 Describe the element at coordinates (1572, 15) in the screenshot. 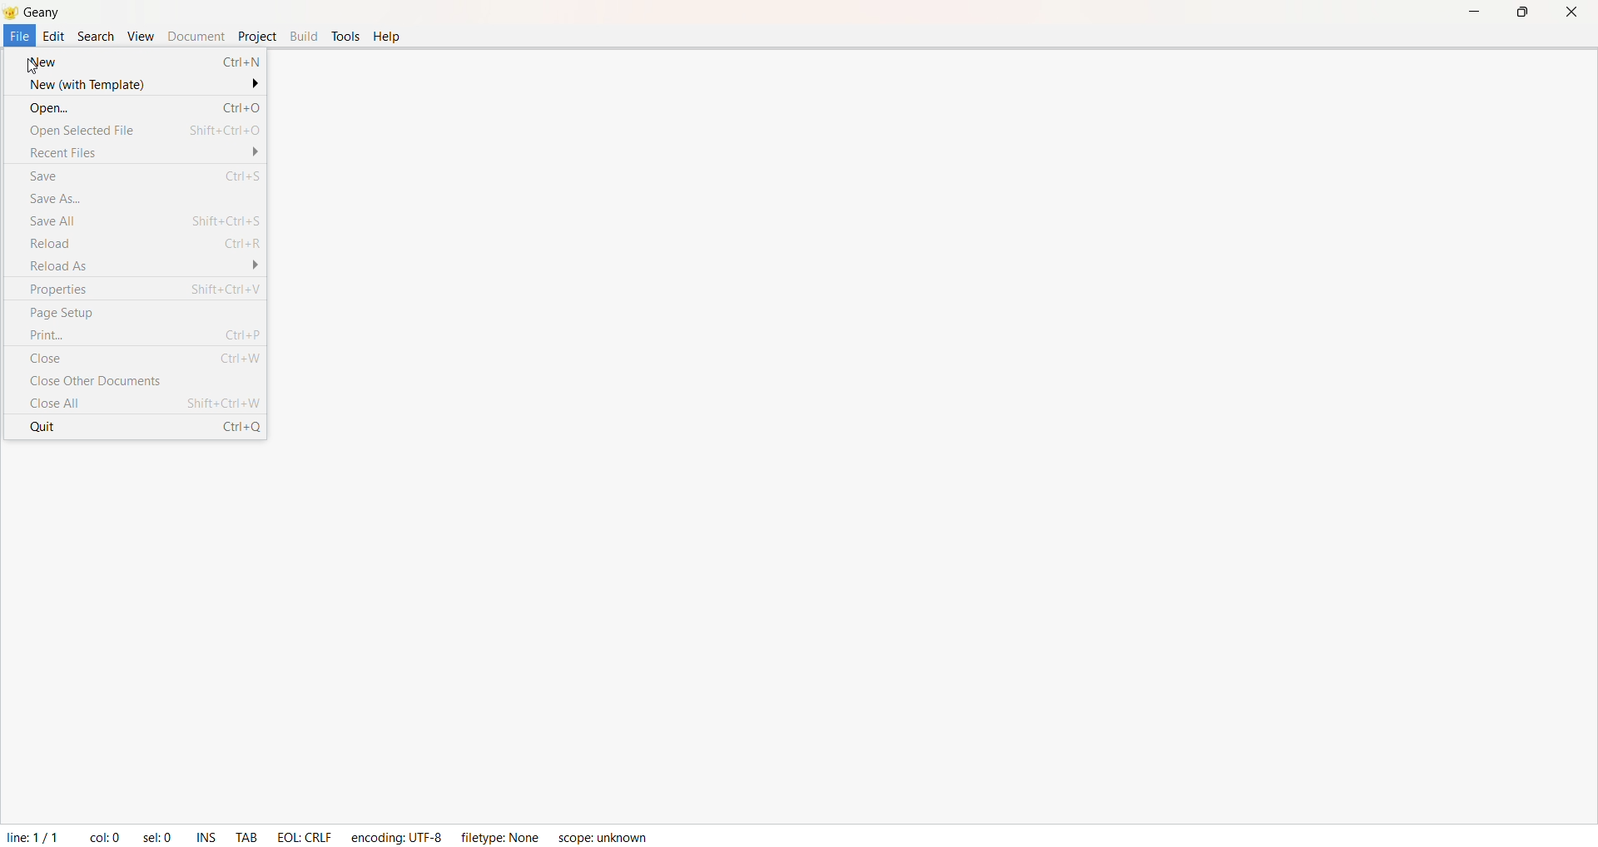

I see `Close` at that location.